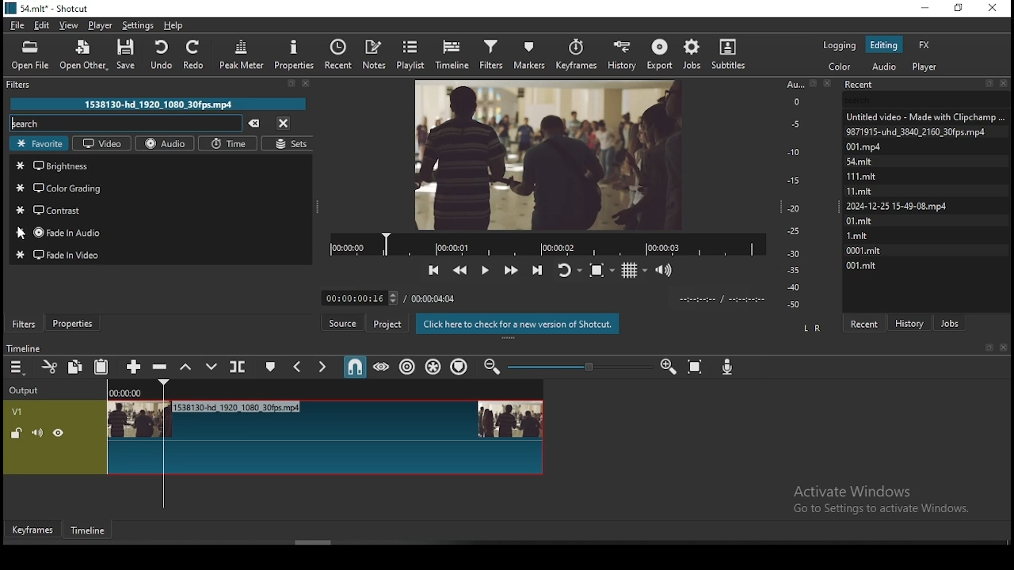 This screenshot has width=1014, height=570. What do you see at coordinates (634, 270) in the screenshot?
I see `toggle grid display on the player` at bounding box center [634, 270].